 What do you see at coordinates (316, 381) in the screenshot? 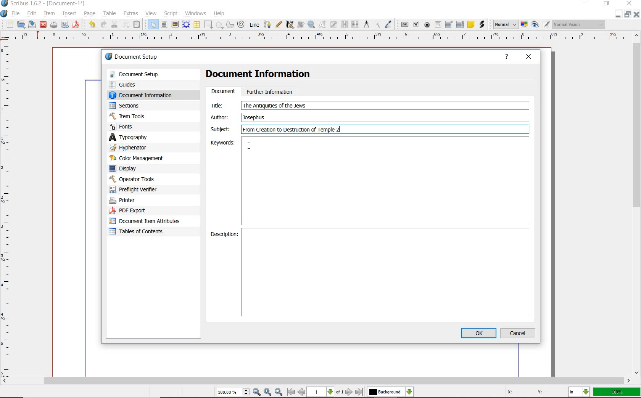
I see `scrollbar` at bounding box center [316, 381].